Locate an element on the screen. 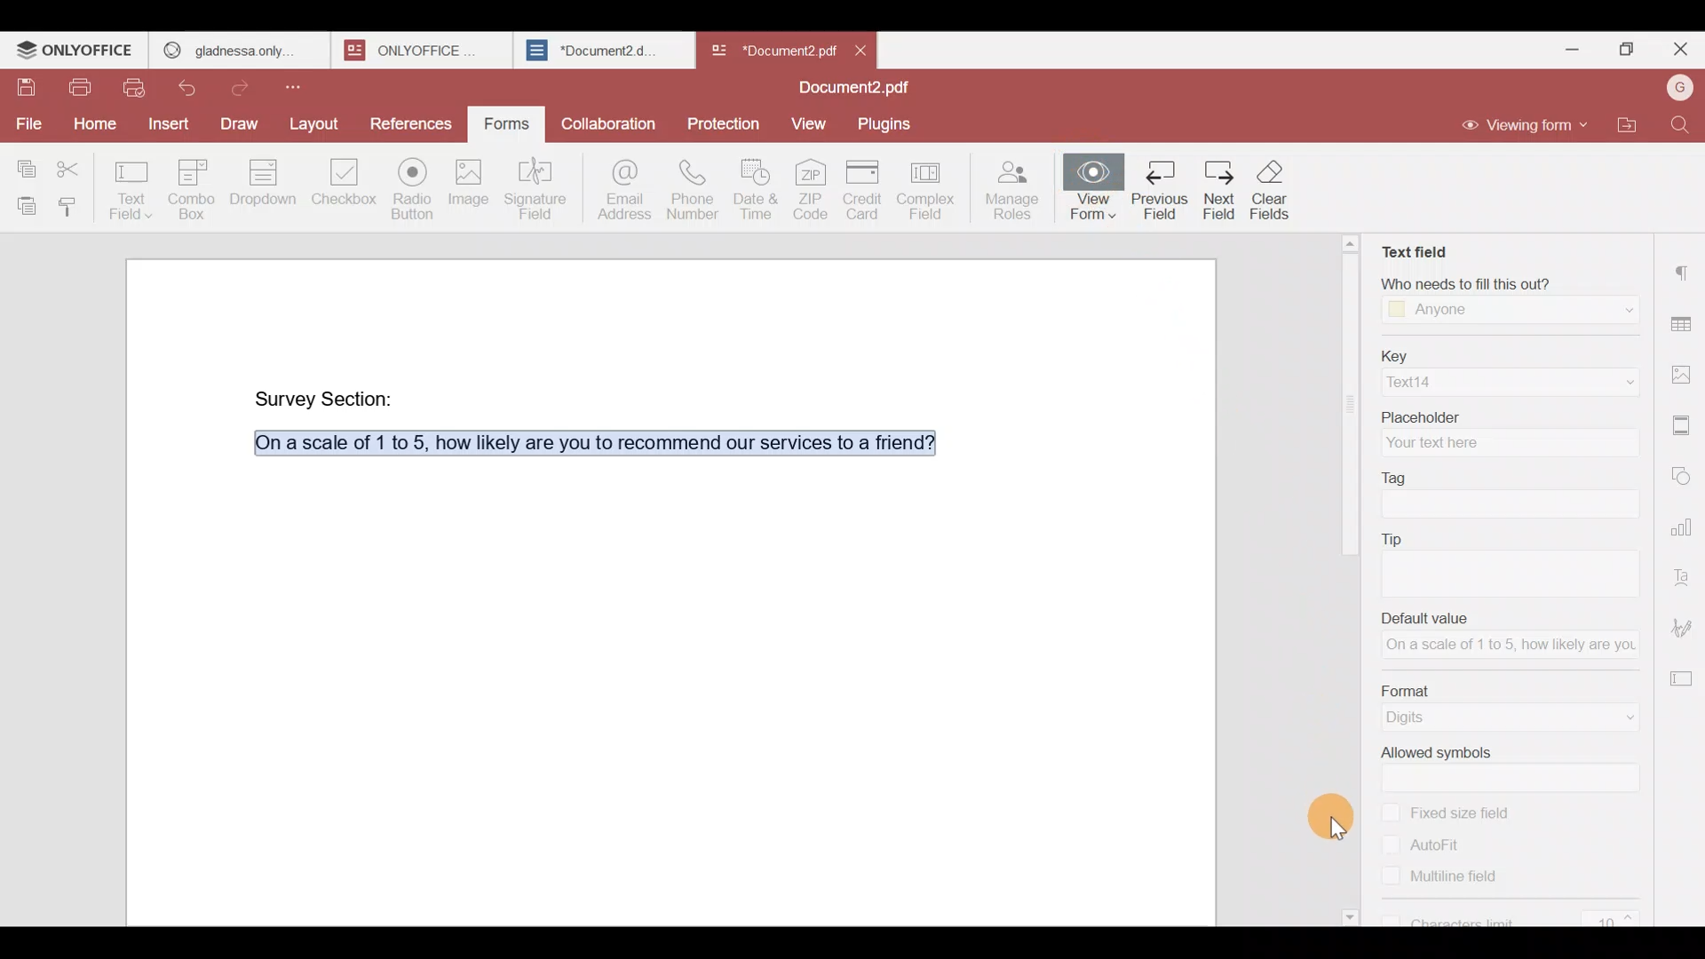 The image size is (1705, 959). Signature field is located at coordinates (540, 187).